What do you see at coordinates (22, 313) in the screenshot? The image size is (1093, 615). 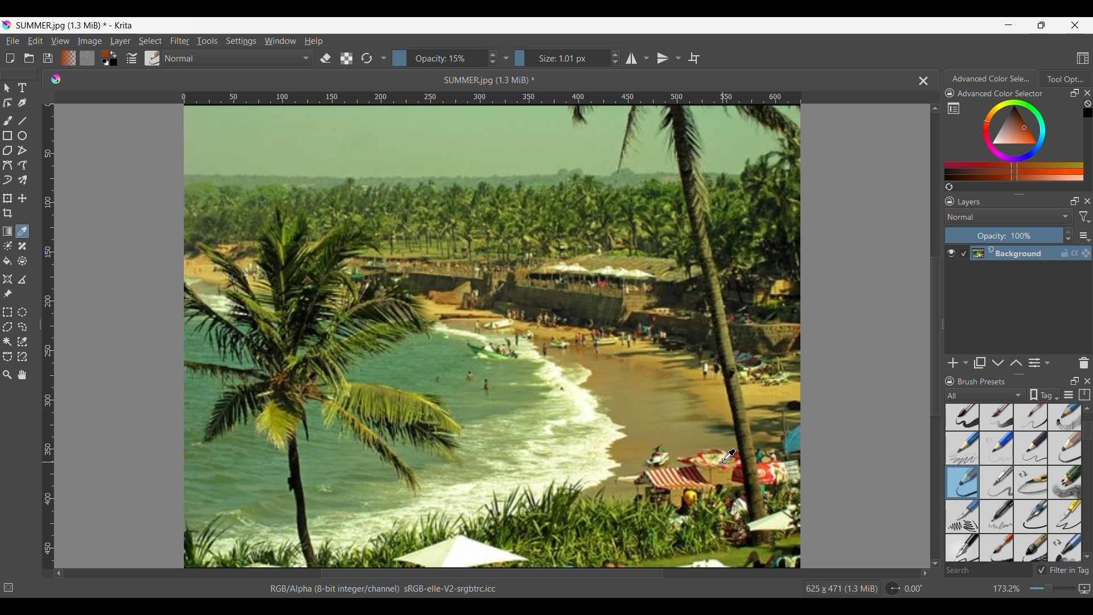 I see `Elliptical selection tool` at bounding box center [22, 313].